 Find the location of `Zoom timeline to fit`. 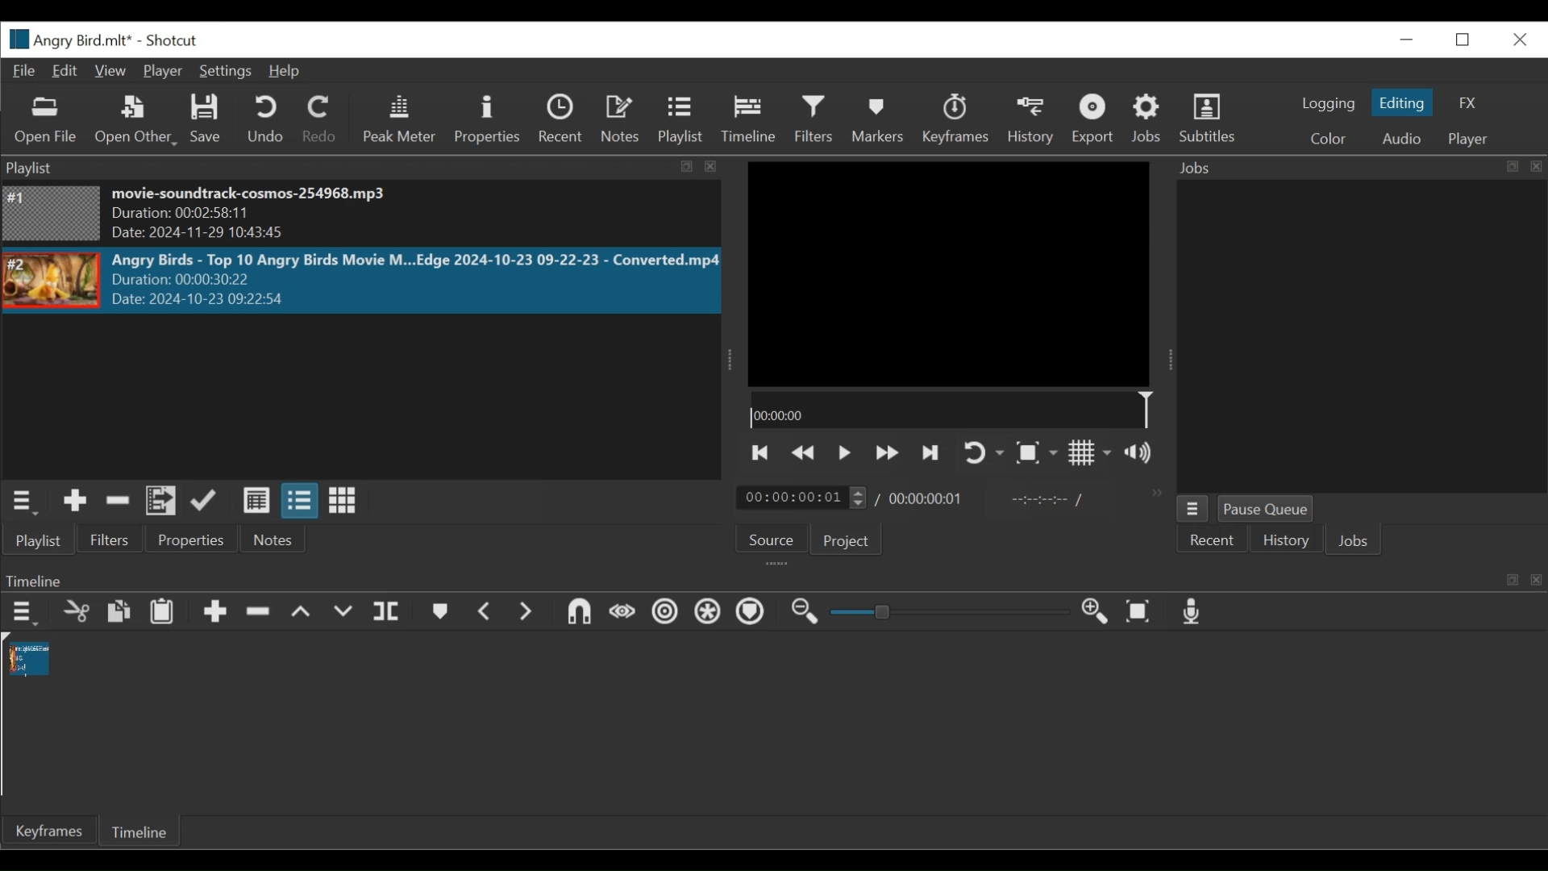

Zoom timeline to fit is located at coordinates (1141, 611).